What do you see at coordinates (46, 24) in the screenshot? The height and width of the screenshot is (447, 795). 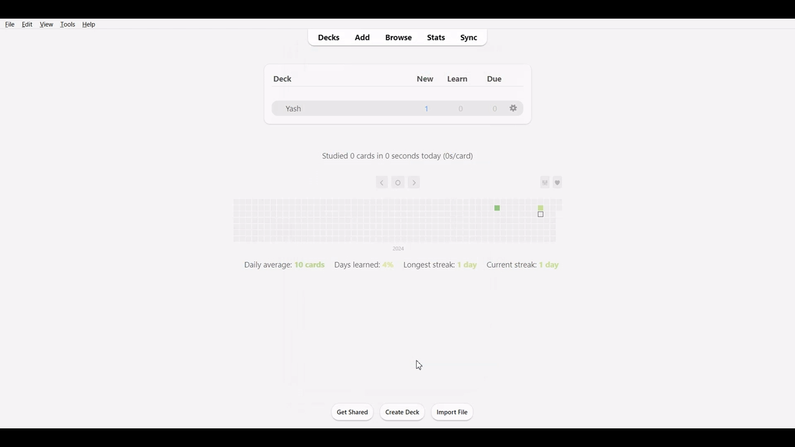 I see `View` at bounding box center [46, 24].